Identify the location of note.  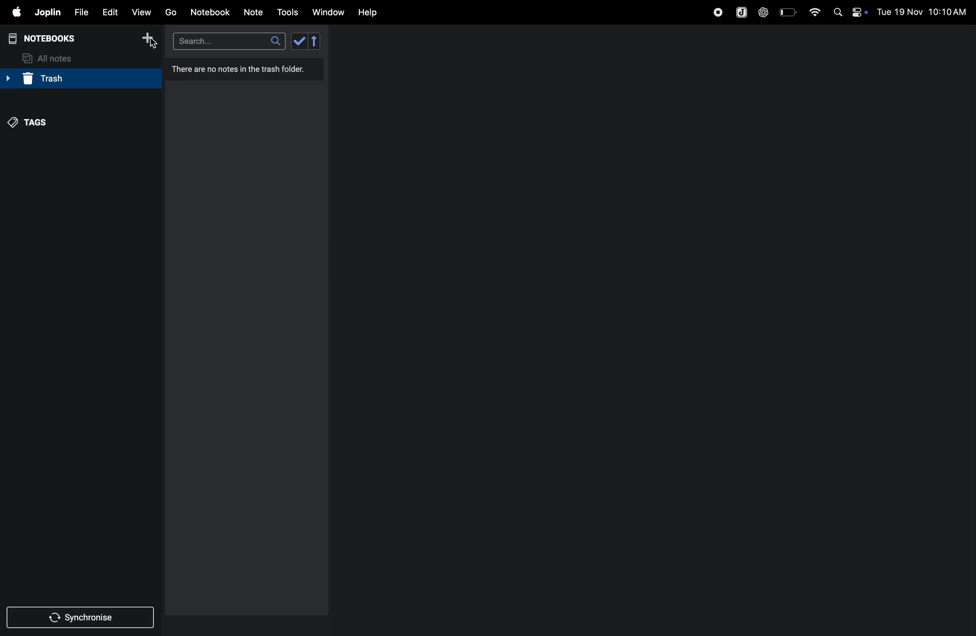
(257, 11).